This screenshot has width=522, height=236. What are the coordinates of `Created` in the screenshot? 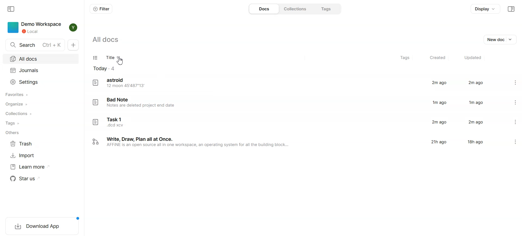 It's located at (437, 58).